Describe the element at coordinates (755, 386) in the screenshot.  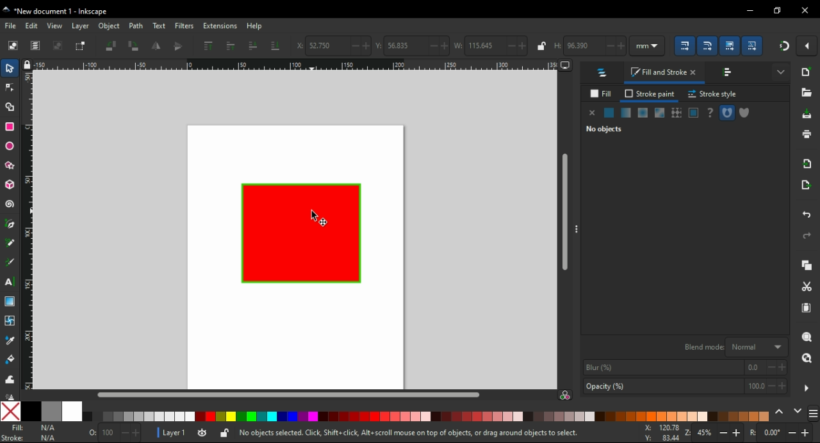
I see `100` at that location.